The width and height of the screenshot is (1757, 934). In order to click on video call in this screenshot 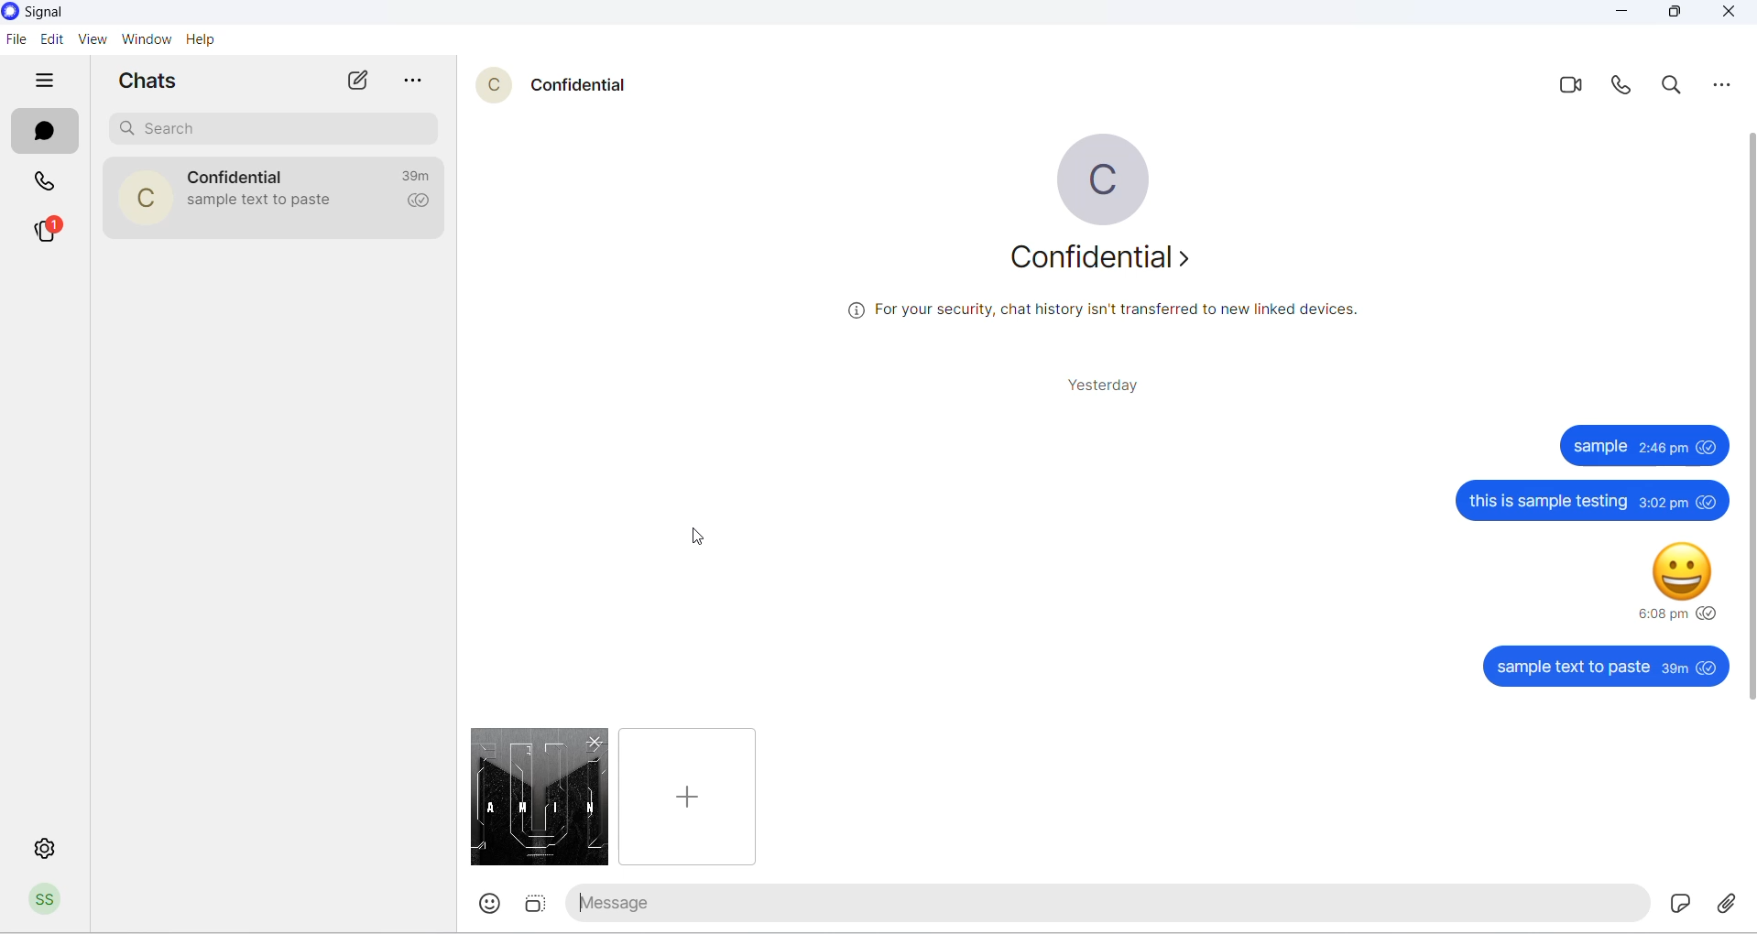, I will do `click(1573, 86)`.